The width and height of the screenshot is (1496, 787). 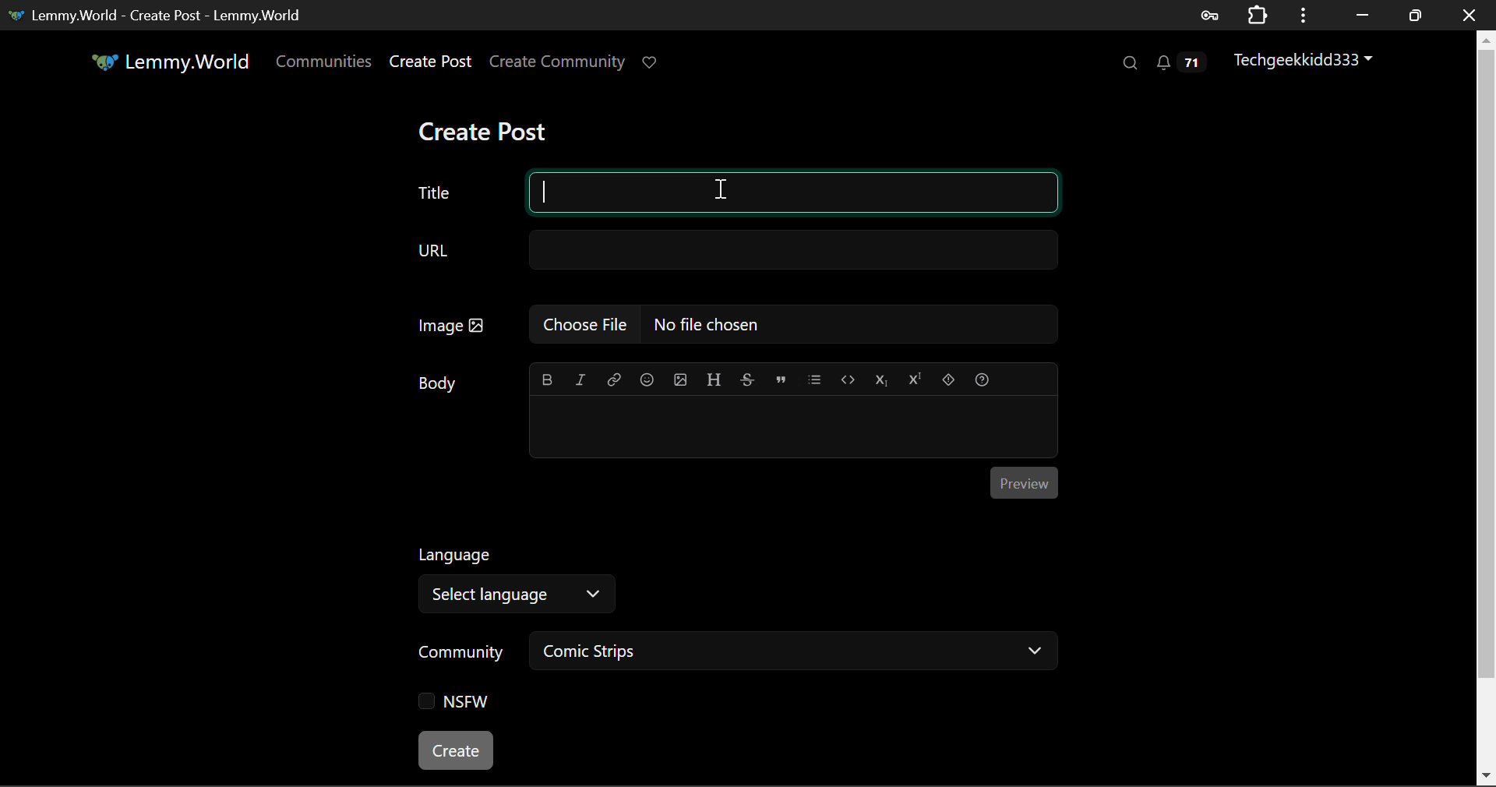 I want to click on Notifications, so click(x=1177, y=62).